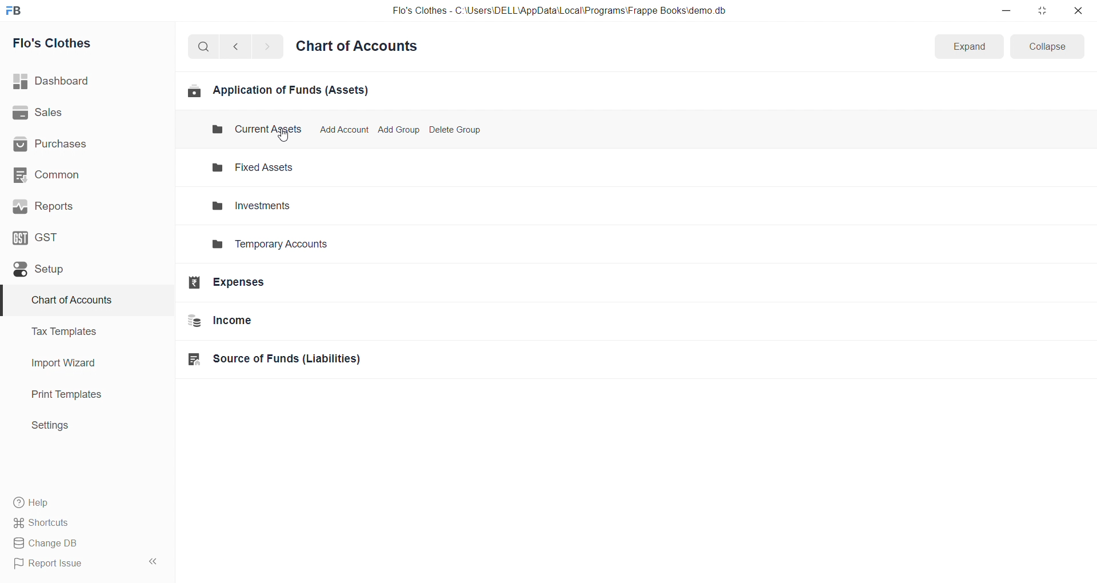  What do you see at coordinates (264, 205) in the screenshot?
I see `Investments` at bounding box center [264, 205].